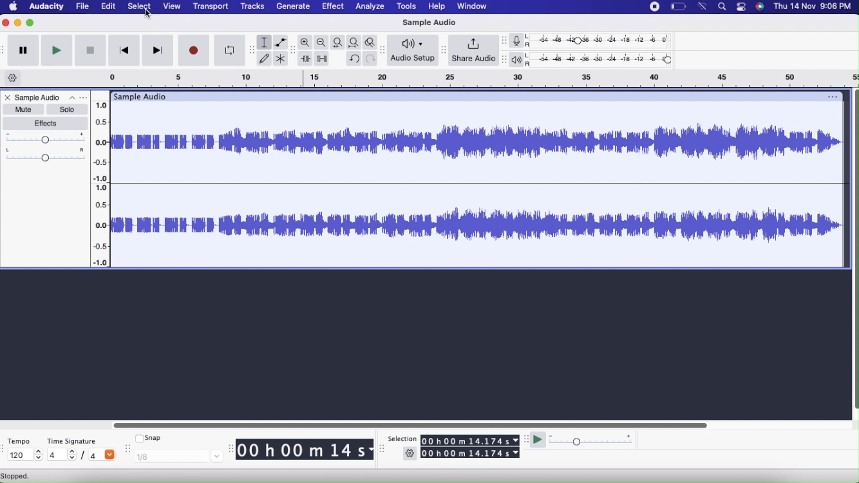  I want to click on Solo, so click(68, 110).